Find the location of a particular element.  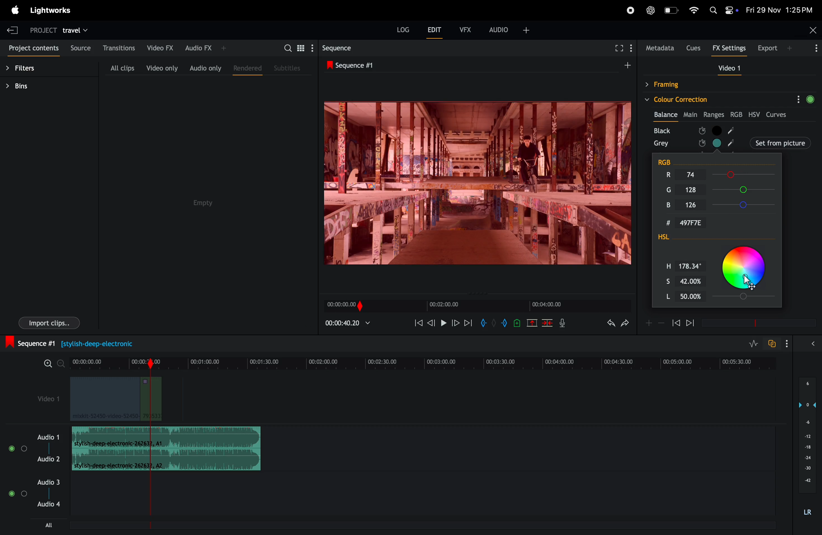

HSL is located at coordinates (676, 238).